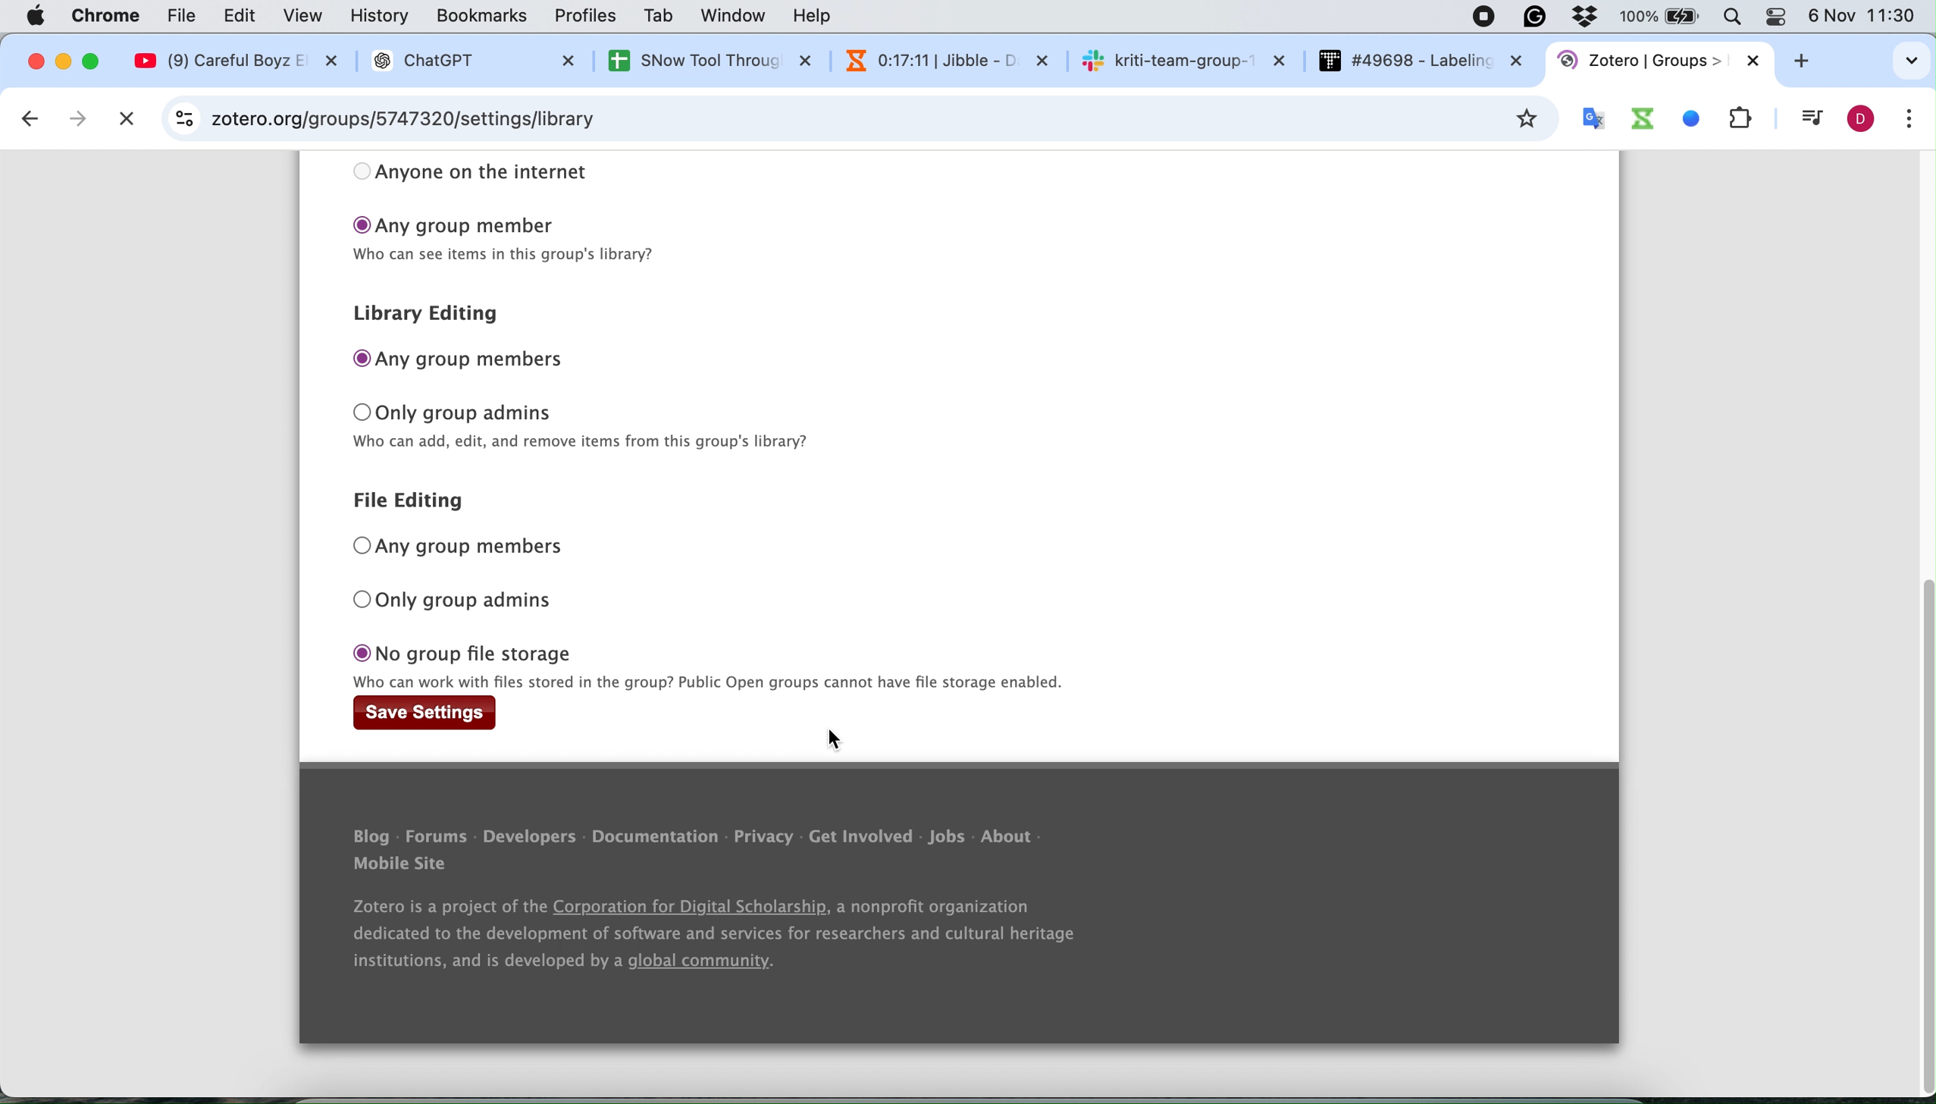  What do you see at coordinates (1592, 14) in the screenshot?
I see `Antivirus` at bounding box center [1592, 14].